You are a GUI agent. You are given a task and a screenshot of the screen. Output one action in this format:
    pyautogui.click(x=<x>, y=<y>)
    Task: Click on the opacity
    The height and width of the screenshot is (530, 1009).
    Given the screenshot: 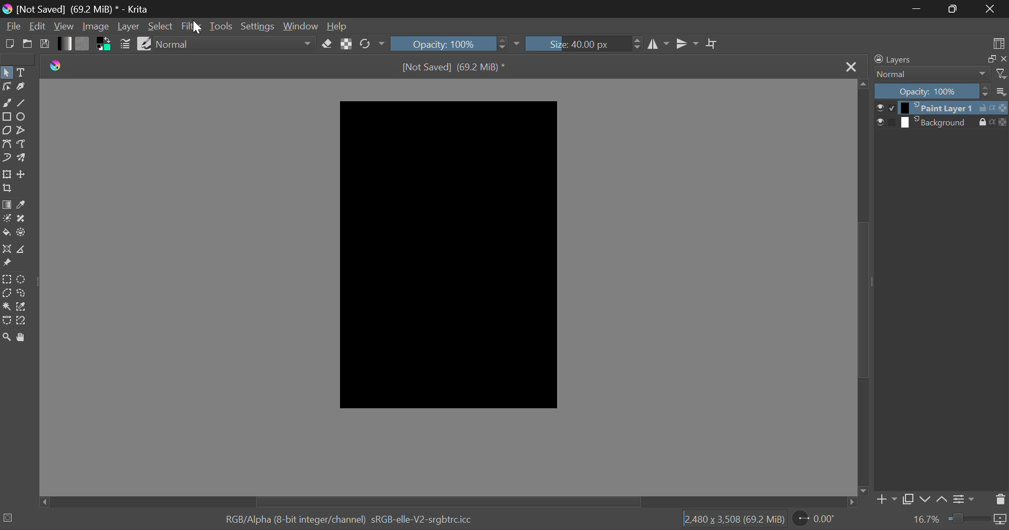 What is the action you would take?
    pyautogui.click(x=1003, y=108)
    